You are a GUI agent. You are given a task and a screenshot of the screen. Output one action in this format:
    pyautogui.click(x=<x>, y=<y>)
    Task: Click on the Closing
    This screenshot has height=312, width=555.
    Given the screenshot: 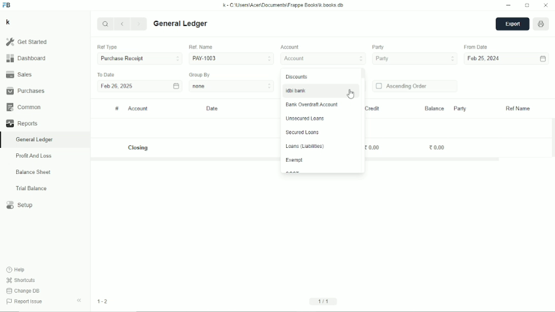 What is the action you would take?
    pyautogui.click(x=139, y=148)
    